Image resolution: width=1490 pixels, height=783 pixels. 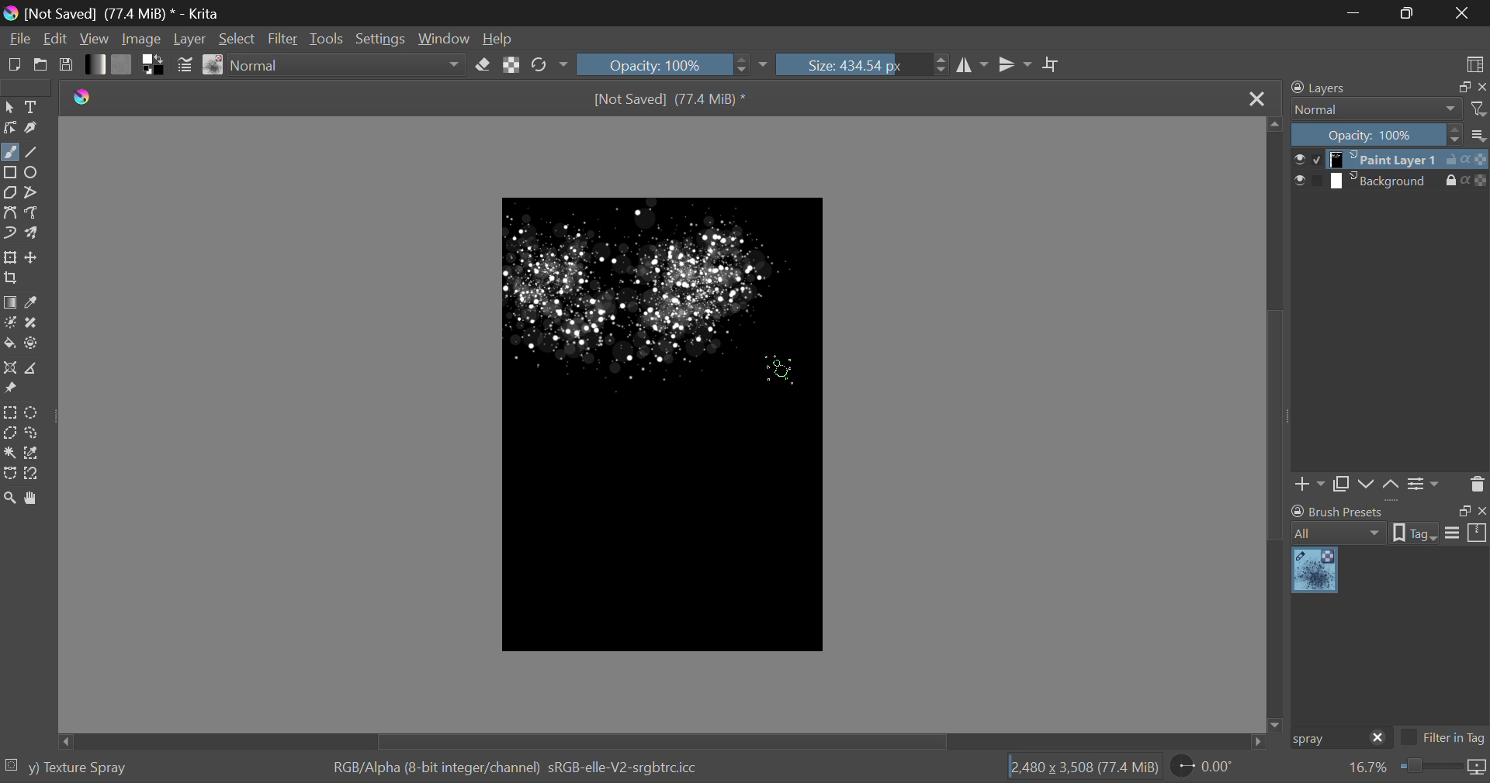 I want to click on Brush Presets, so click(x=214, y=65).